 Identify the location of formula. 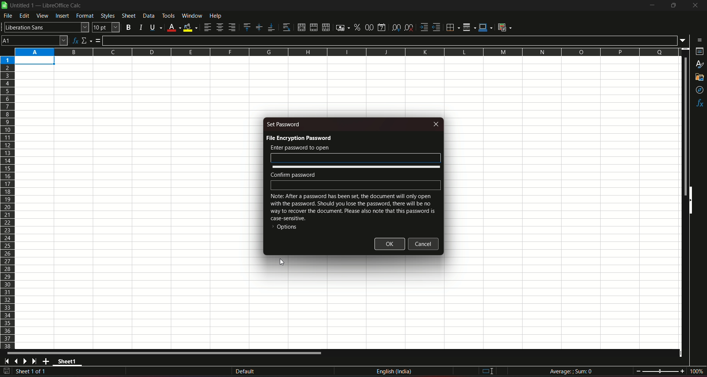
(571, 371).